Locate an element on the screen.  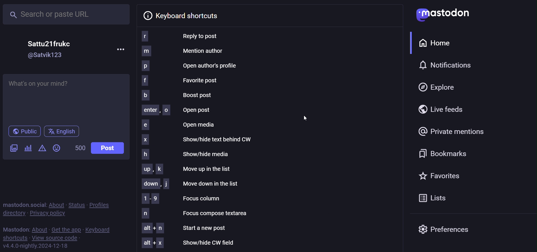
boost post is located at coordinates (179, 95).